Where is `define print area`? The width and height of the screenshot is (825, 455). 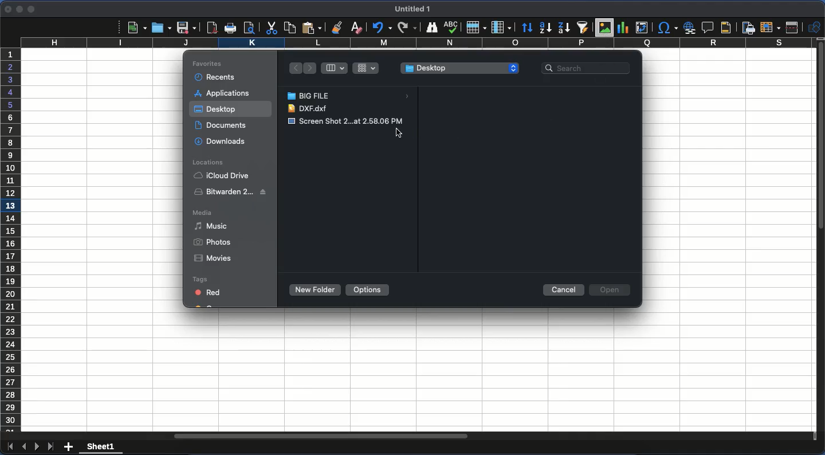
define print area is located at coordinates (748, 28).